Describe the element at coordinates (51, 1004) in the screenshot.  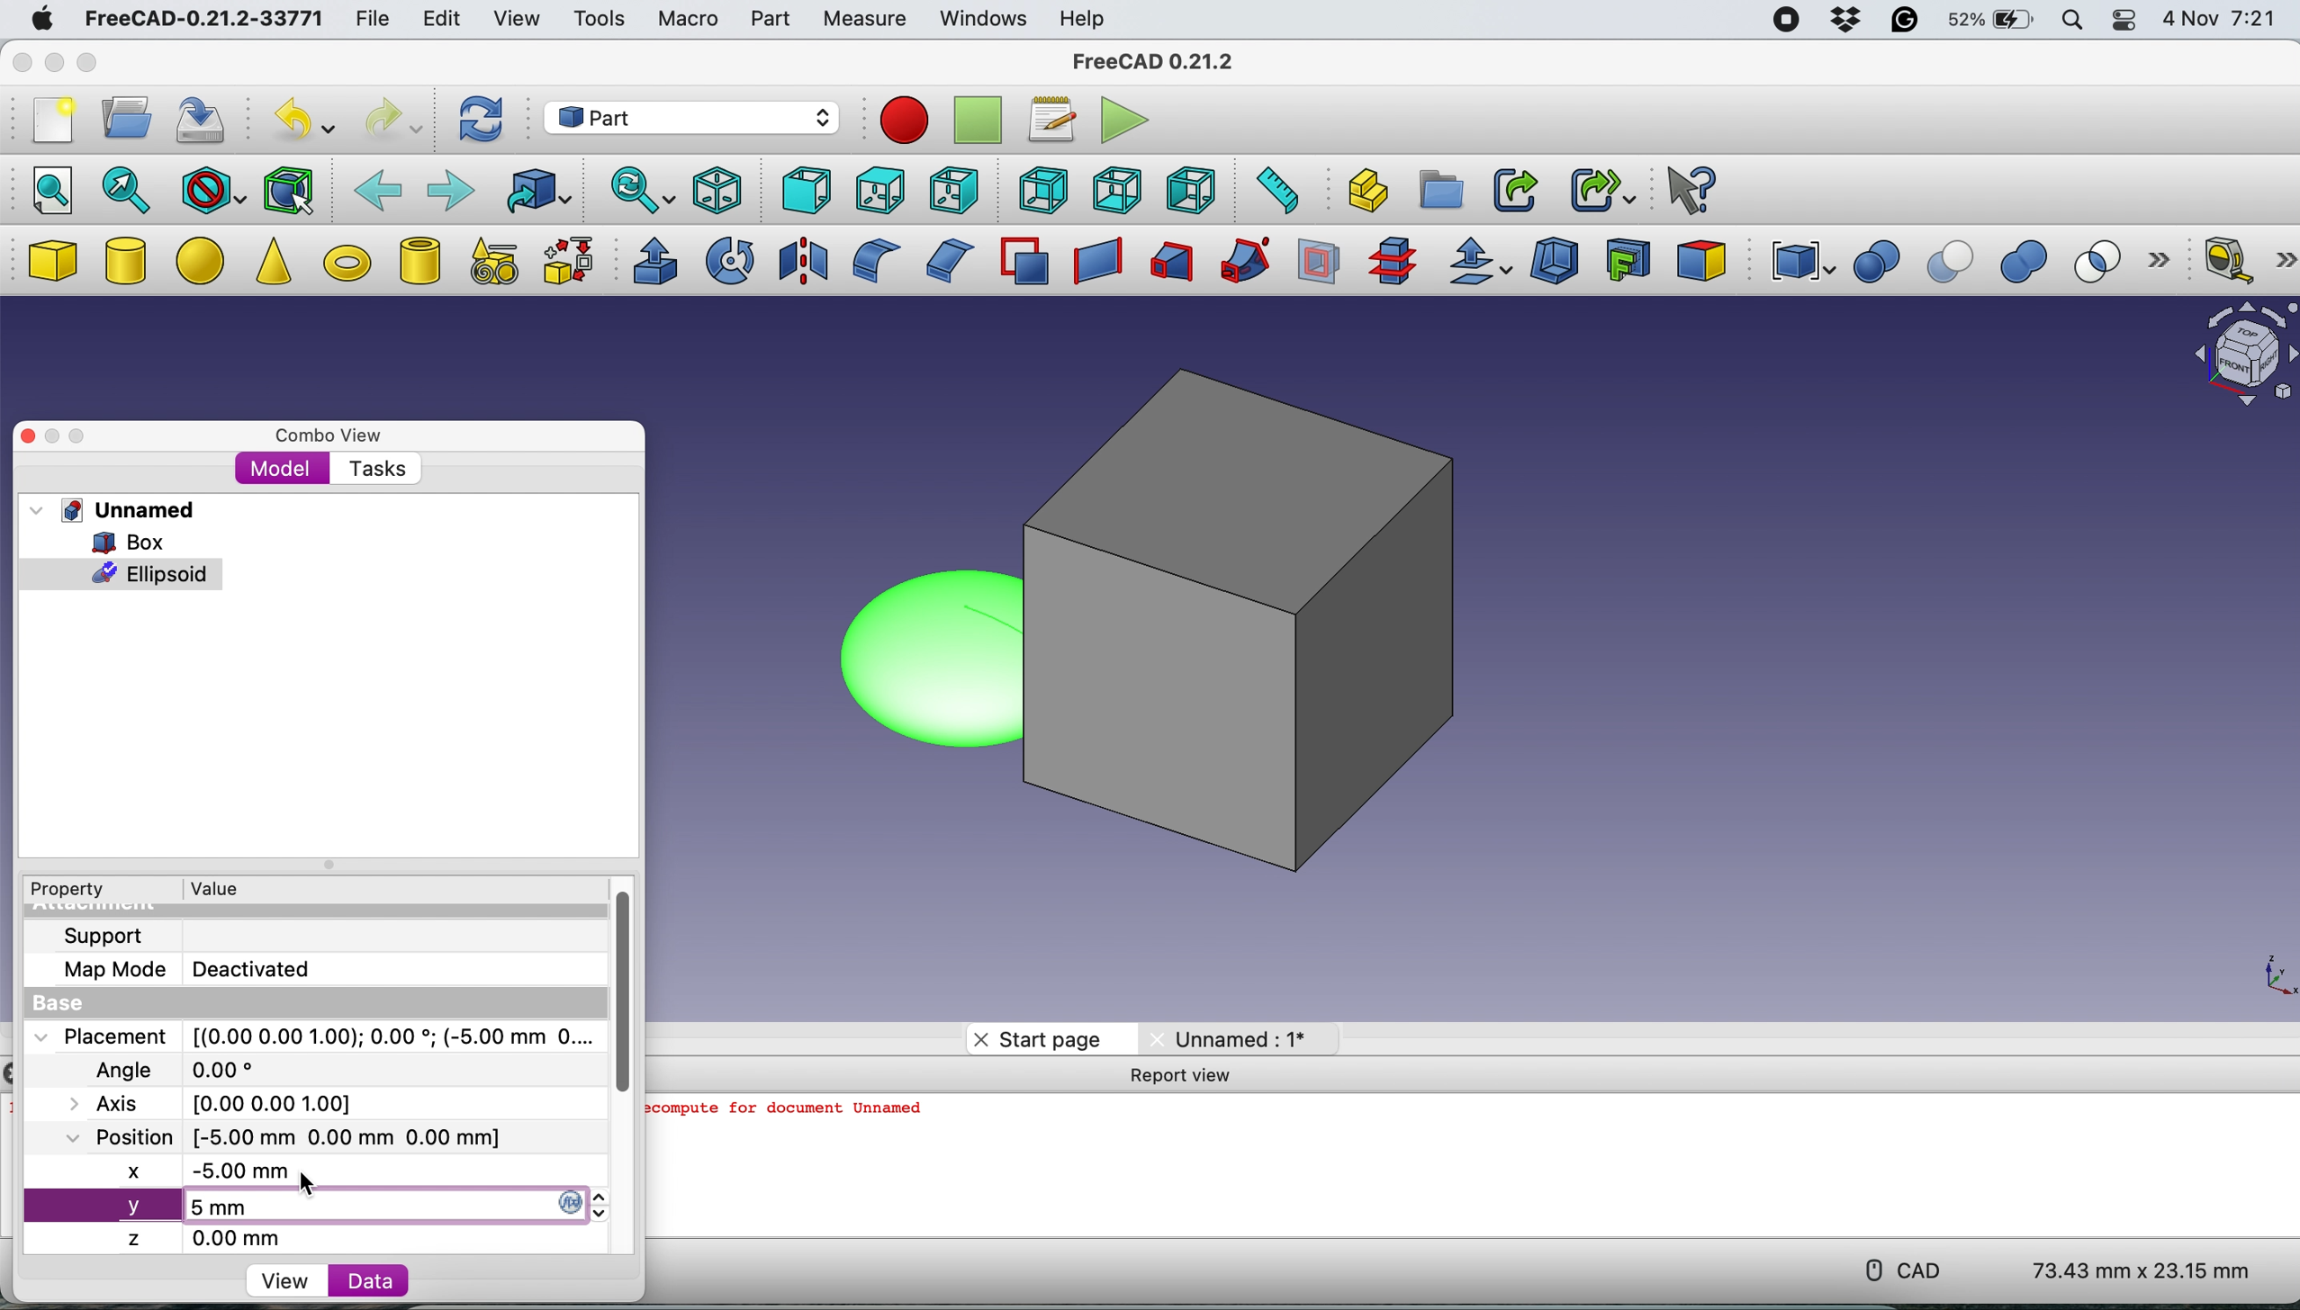
I see `base` at that location.